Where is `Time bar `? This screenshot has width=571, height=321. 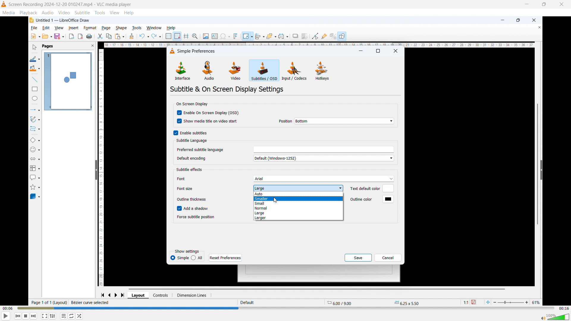 Time bar  is located at coordinates (286, 308).